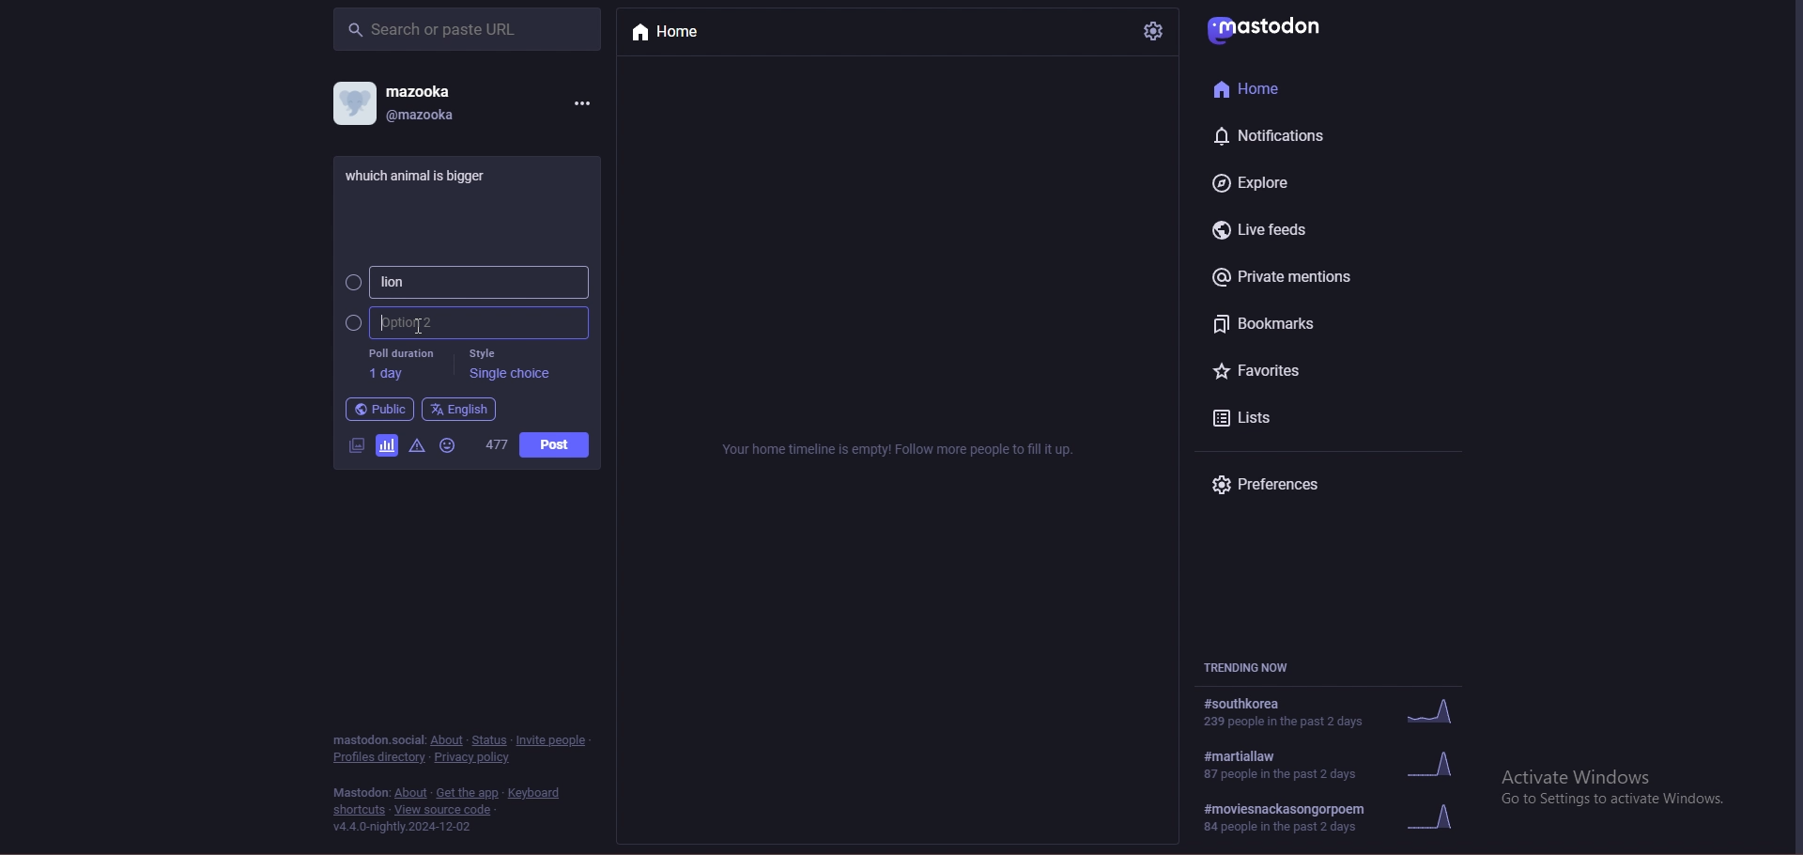  I want to click on bookmarks, so click(1295, 323).